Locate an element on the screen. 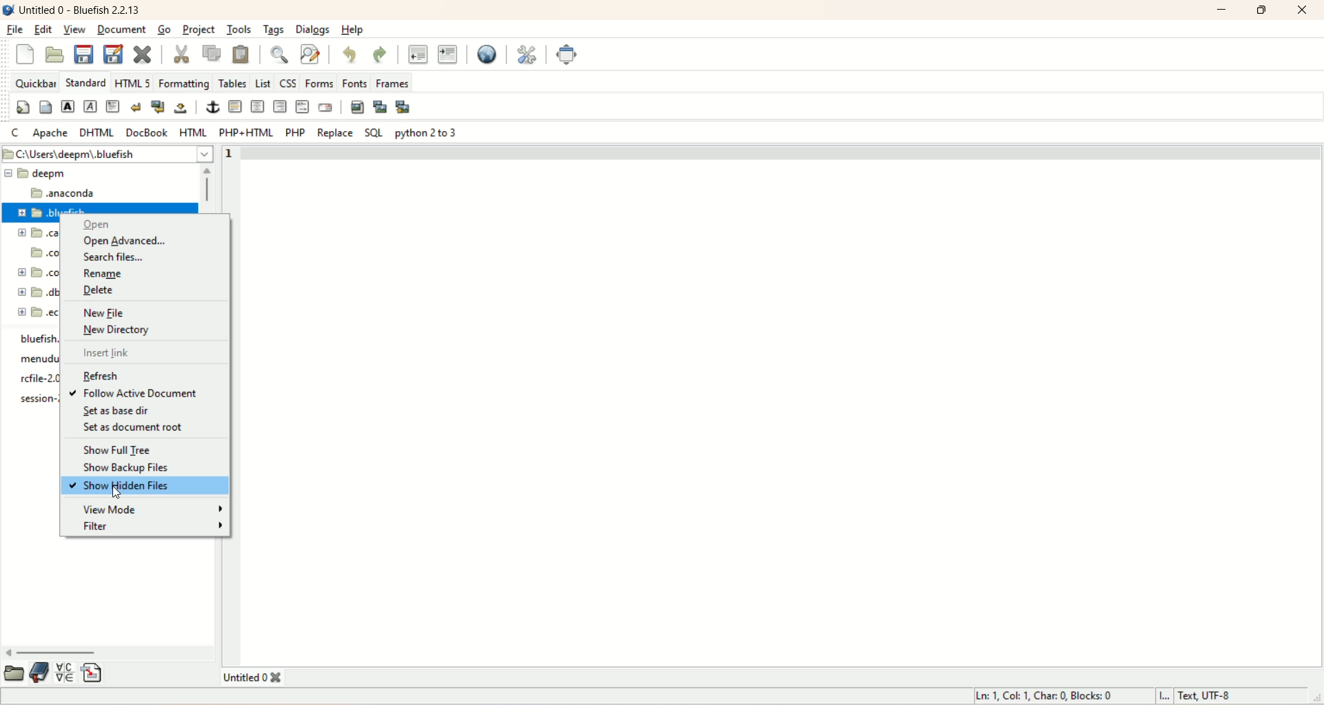 This screenshot has width=1324, height=705. List is located at coordinates (263, 83).